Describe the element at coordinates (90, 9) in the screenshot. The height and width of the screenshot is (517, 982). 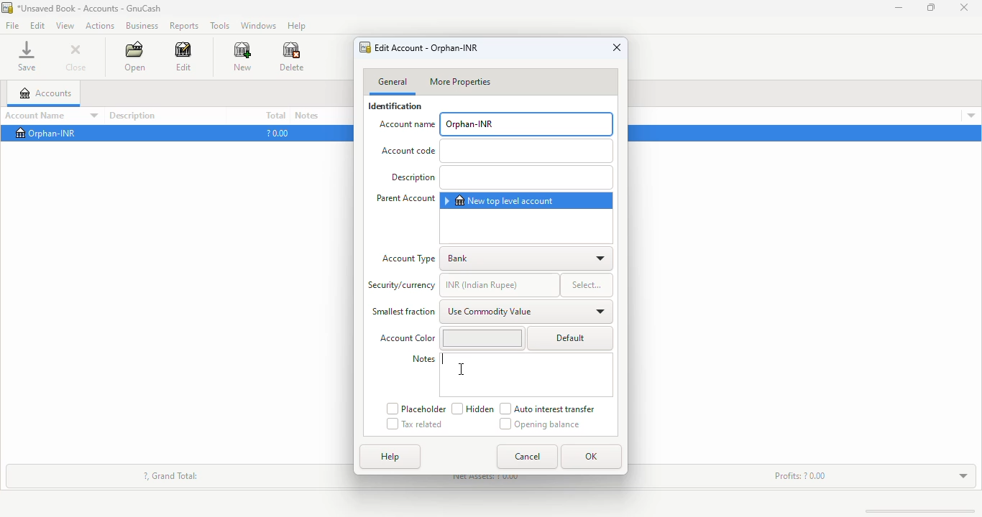
I see `title` at that location.